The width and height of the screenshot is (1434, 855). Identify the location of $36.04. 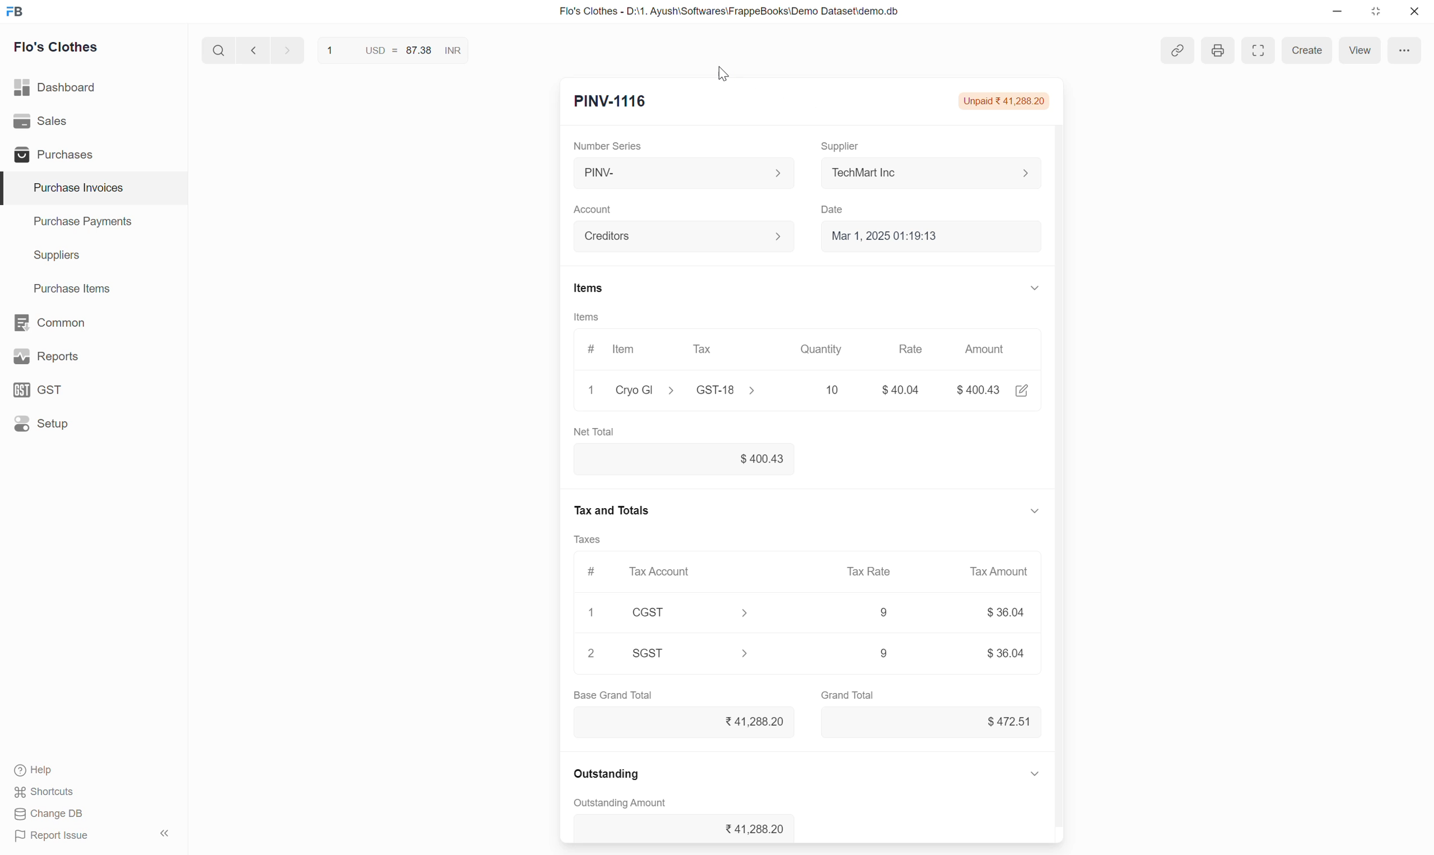
(1004, 653).